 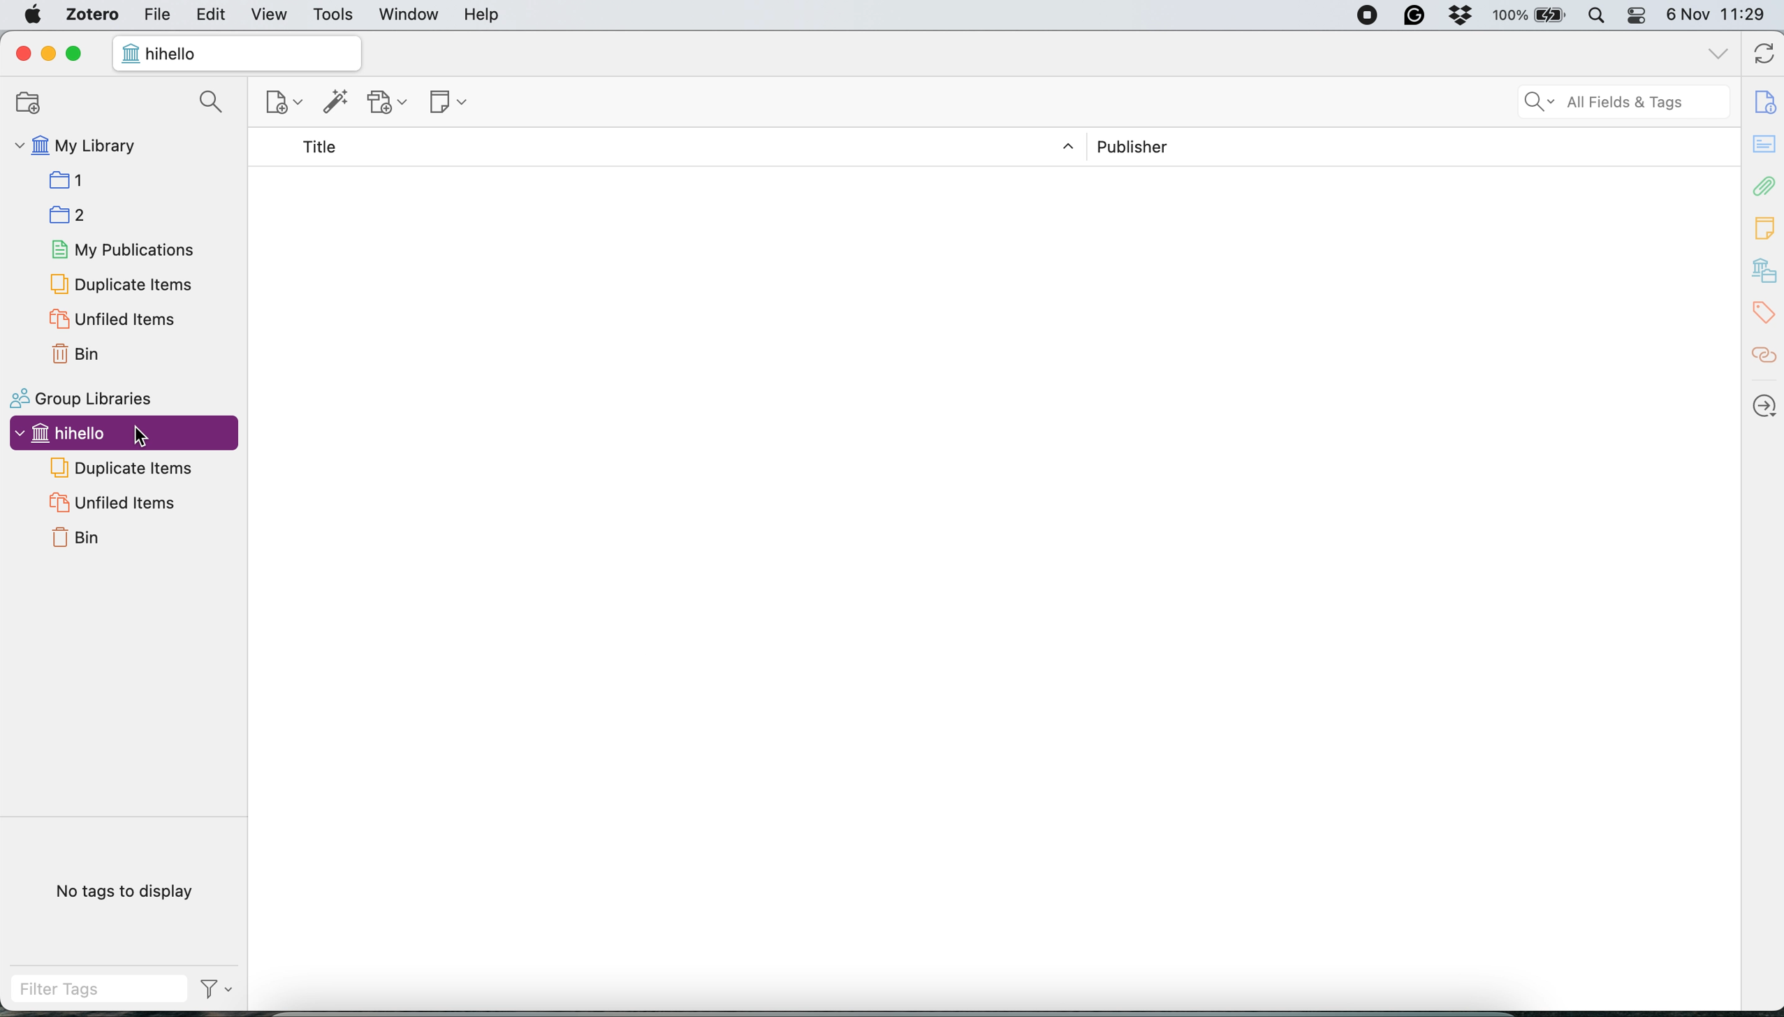 What do you see at coordinates (1763, 270) in the screenshot?
I see `library and collections` at bounding box center [1763, 270].